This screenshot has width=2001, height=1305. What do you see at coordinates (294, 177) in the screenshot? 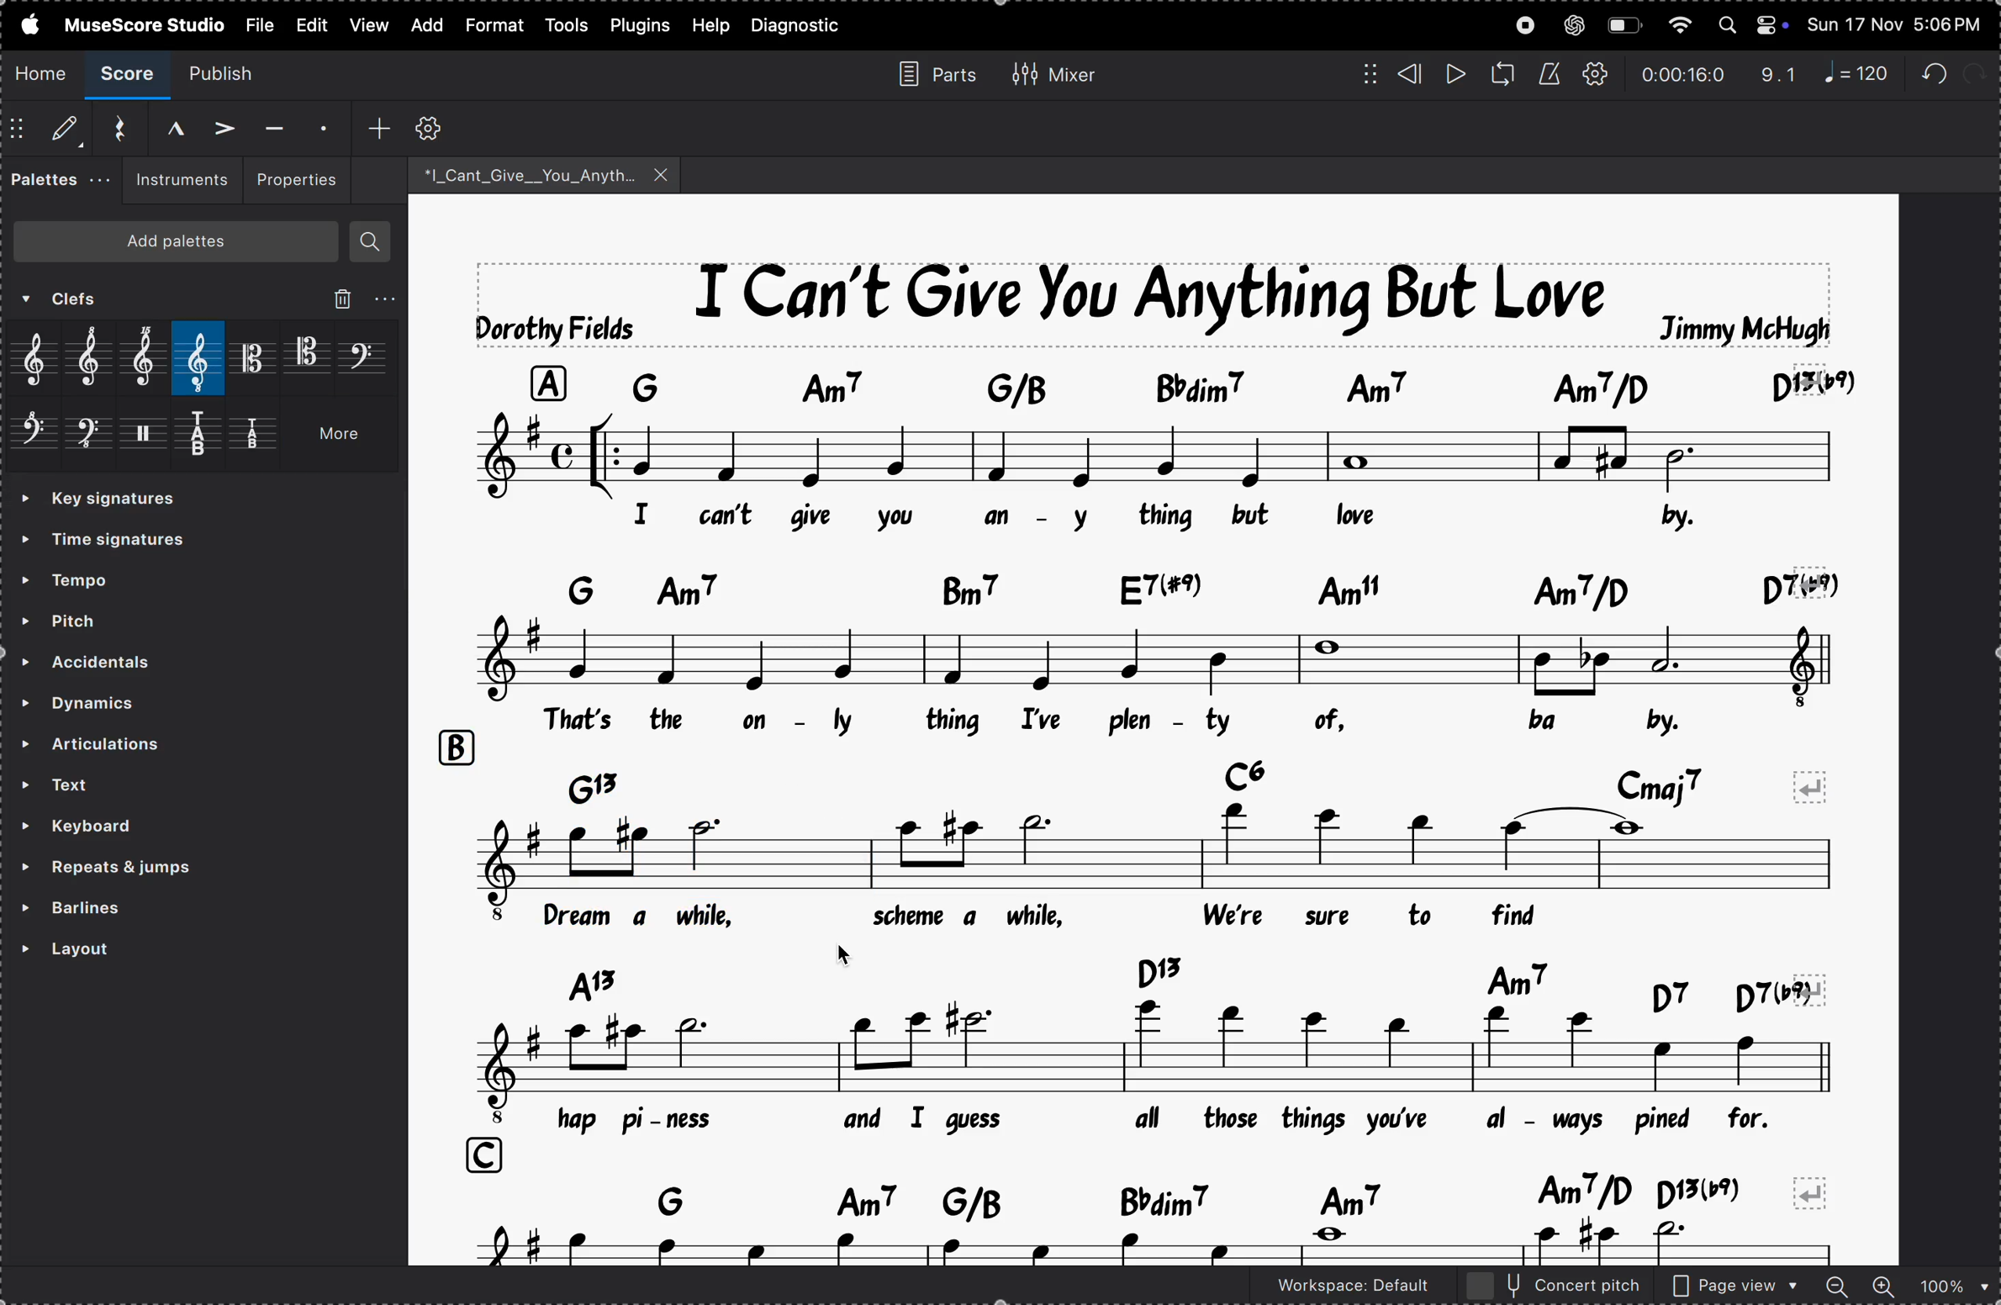
I see `properties` at bounding box center [294, 177].